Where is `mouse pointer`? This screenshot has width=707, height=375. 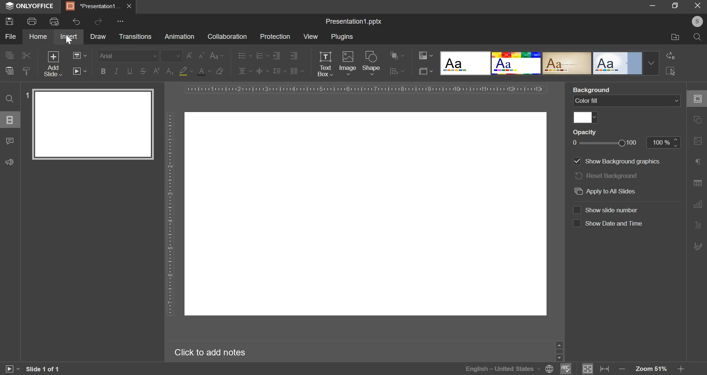
mouse pointer is located at coordinates (71, 42).